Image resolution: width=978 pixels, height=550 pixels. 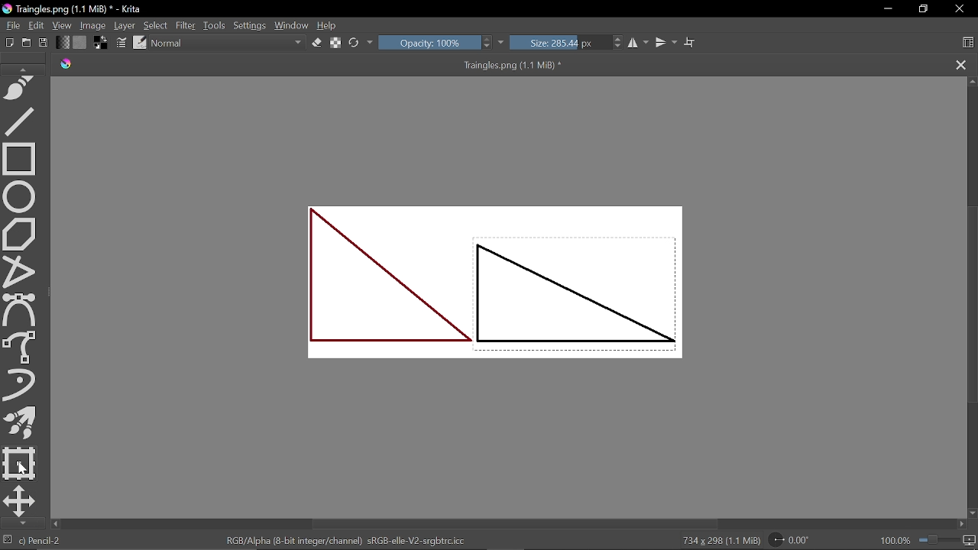 I want to click on Move down in tools, so click(x=20, y=523).